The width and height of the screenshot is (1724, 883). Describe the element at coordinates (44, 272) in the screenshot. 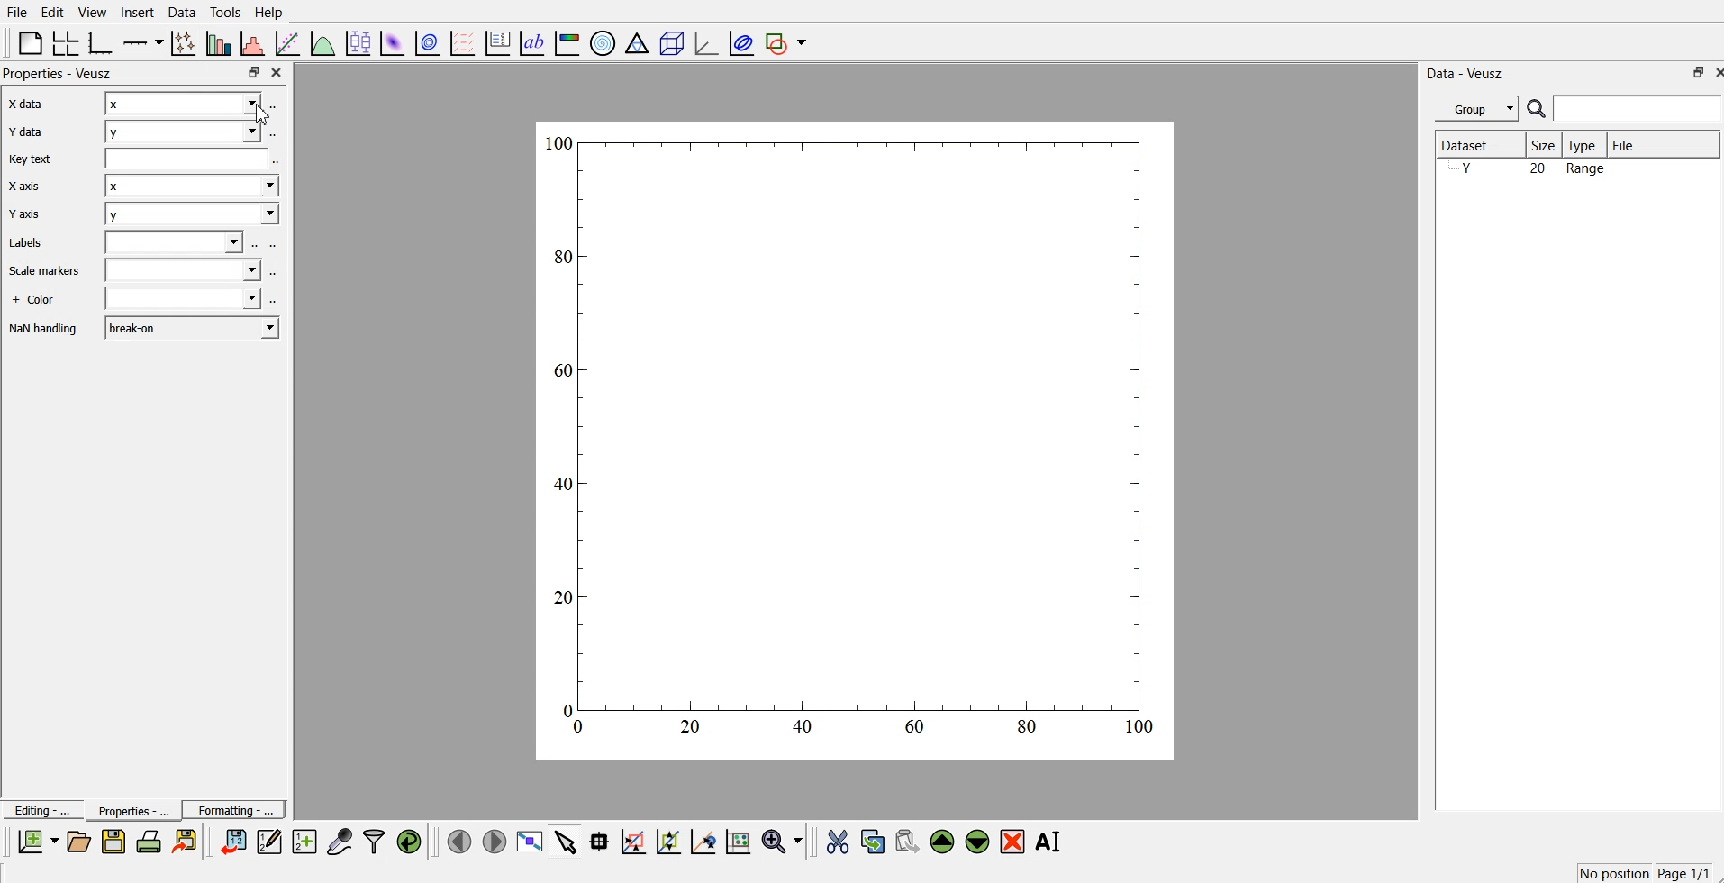

I see `| Scale markers` at that location.